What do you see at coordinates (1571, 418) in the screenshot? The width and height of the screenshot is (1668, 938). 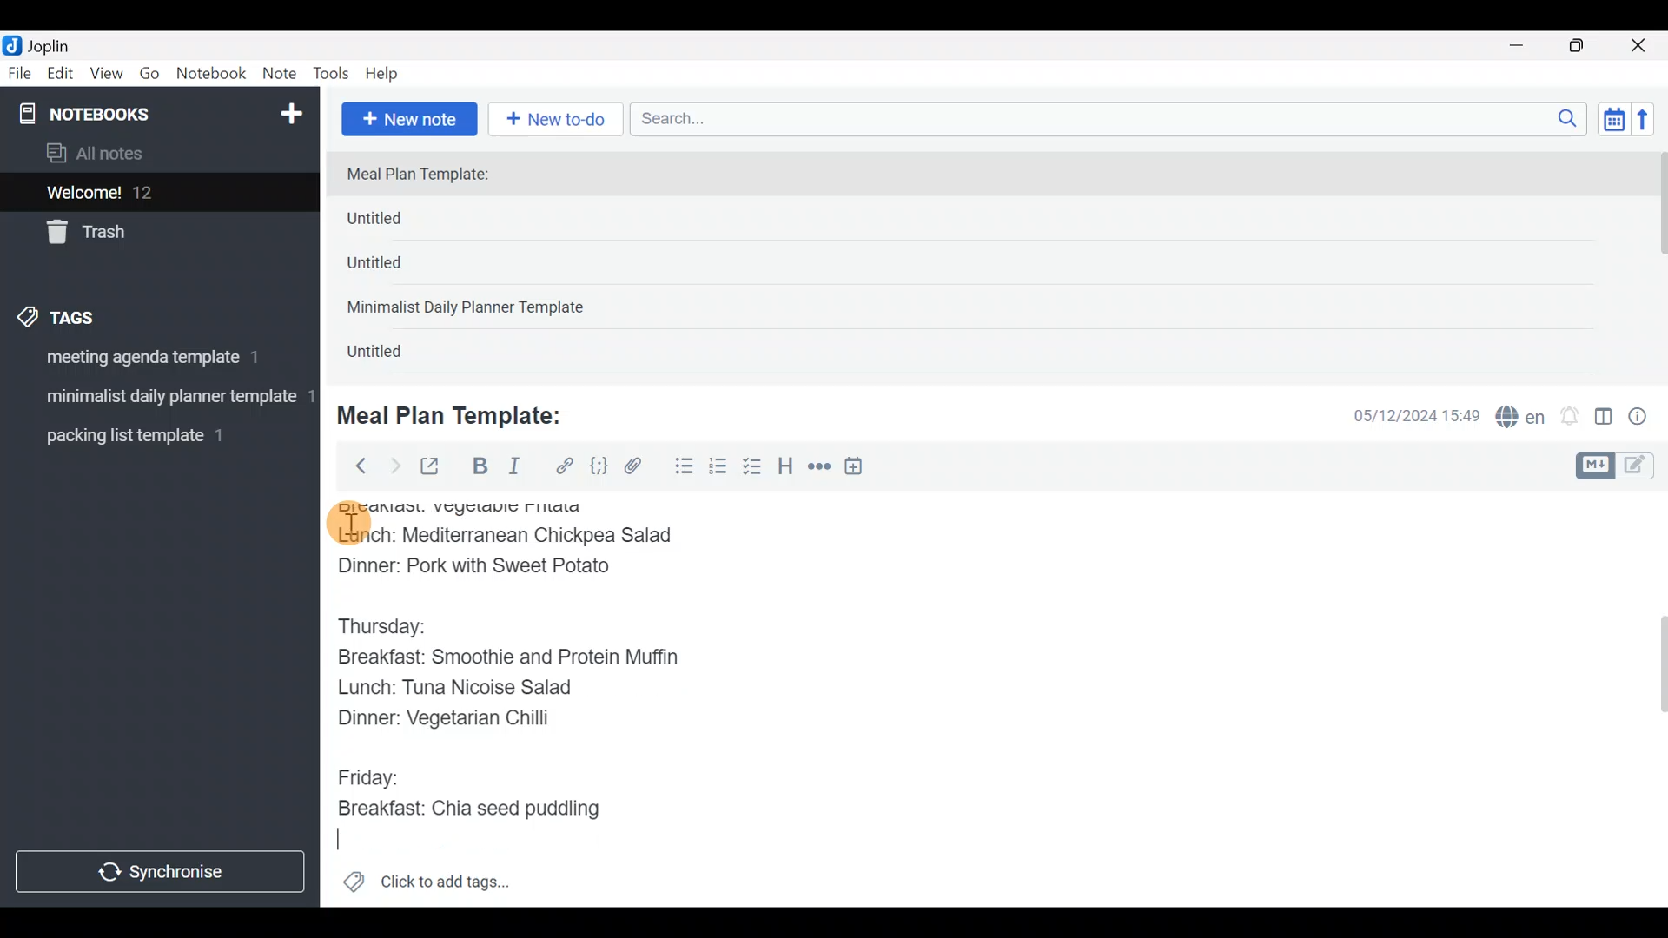 I see `Set alarm` at bounding box center [1571, 418].